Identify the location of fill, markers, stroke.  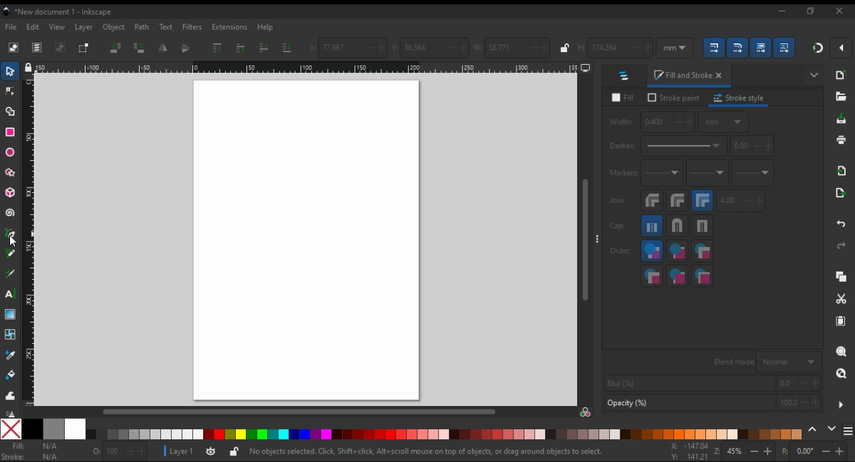
(702, 250).